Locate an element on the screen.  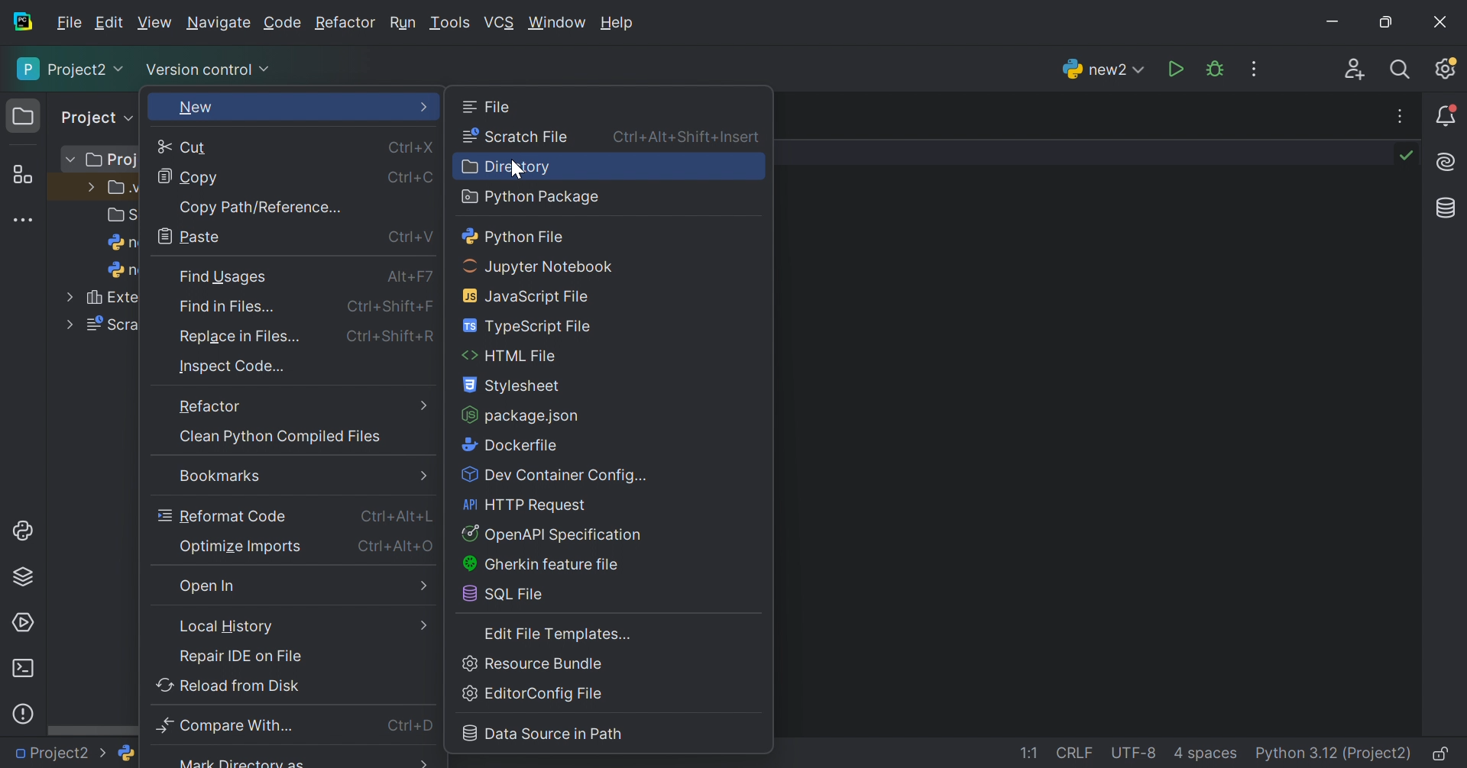
Mark Directory as is located at coordinates (243, 763).